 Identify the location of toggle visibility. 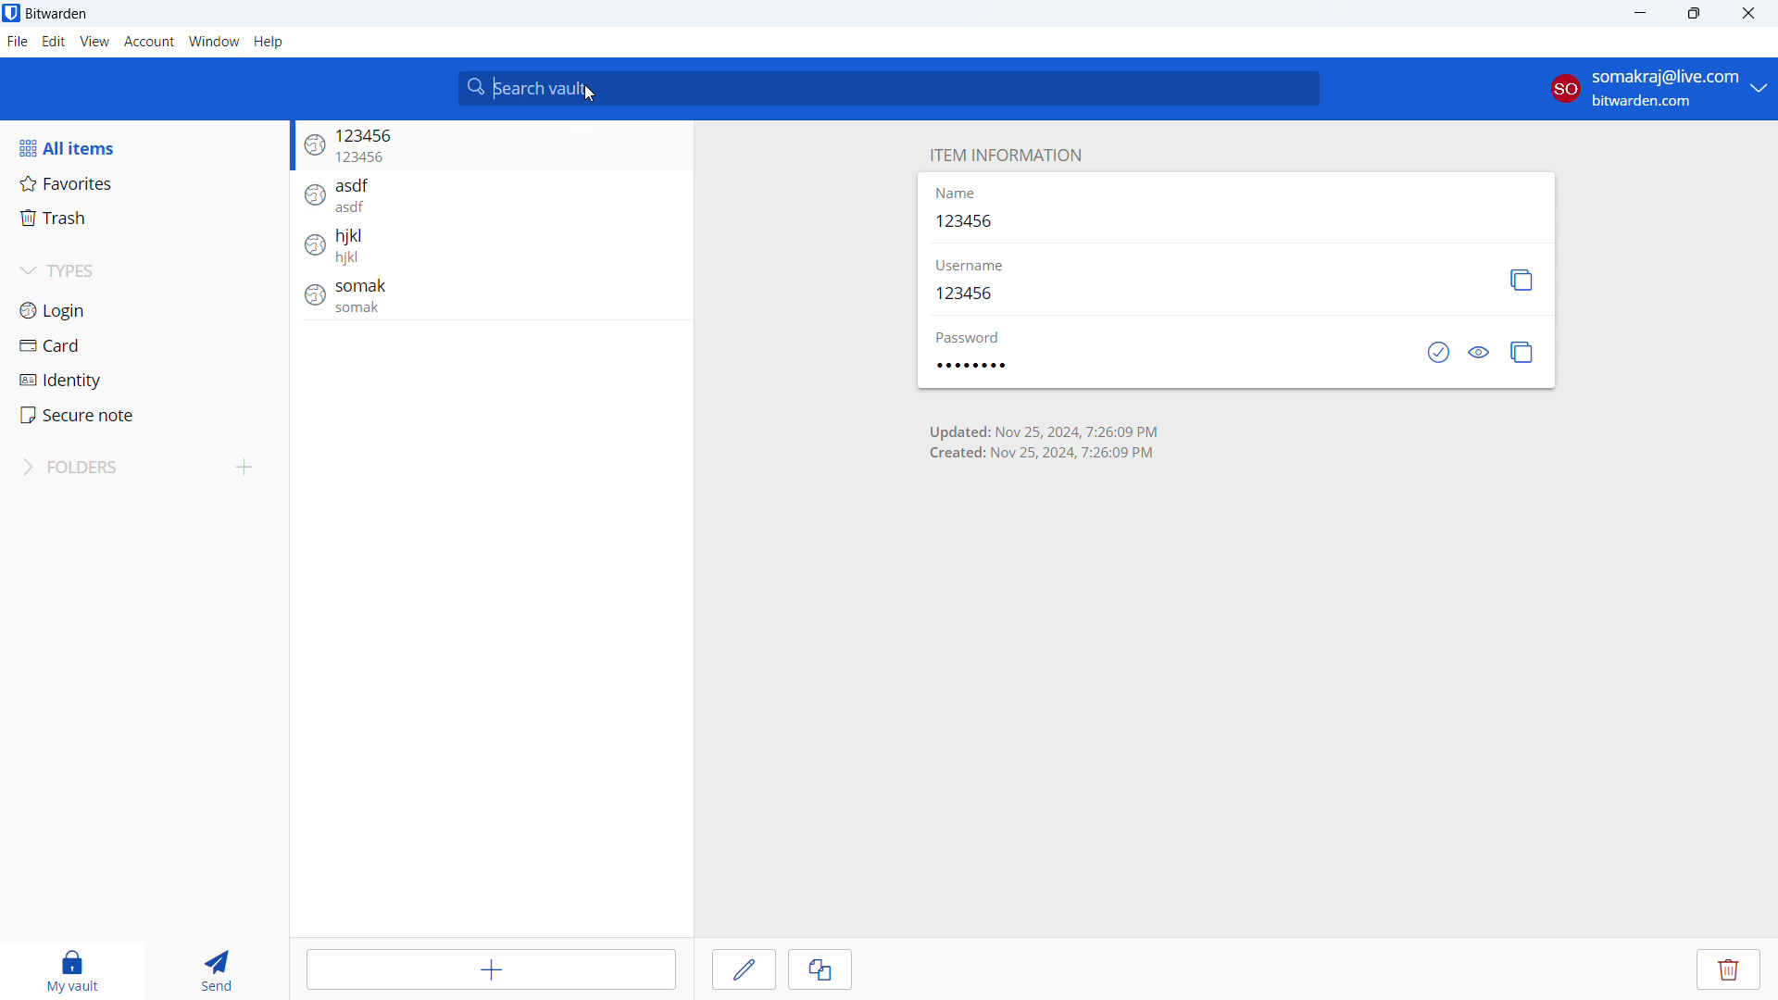
(1480, 353).